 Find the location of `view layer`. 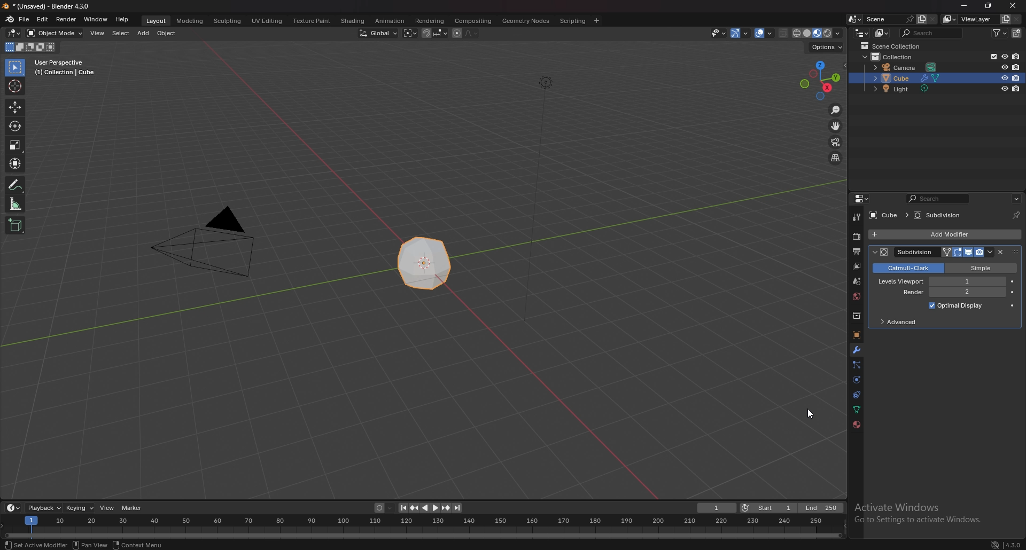

view layer is located at coordinates (856, 266).